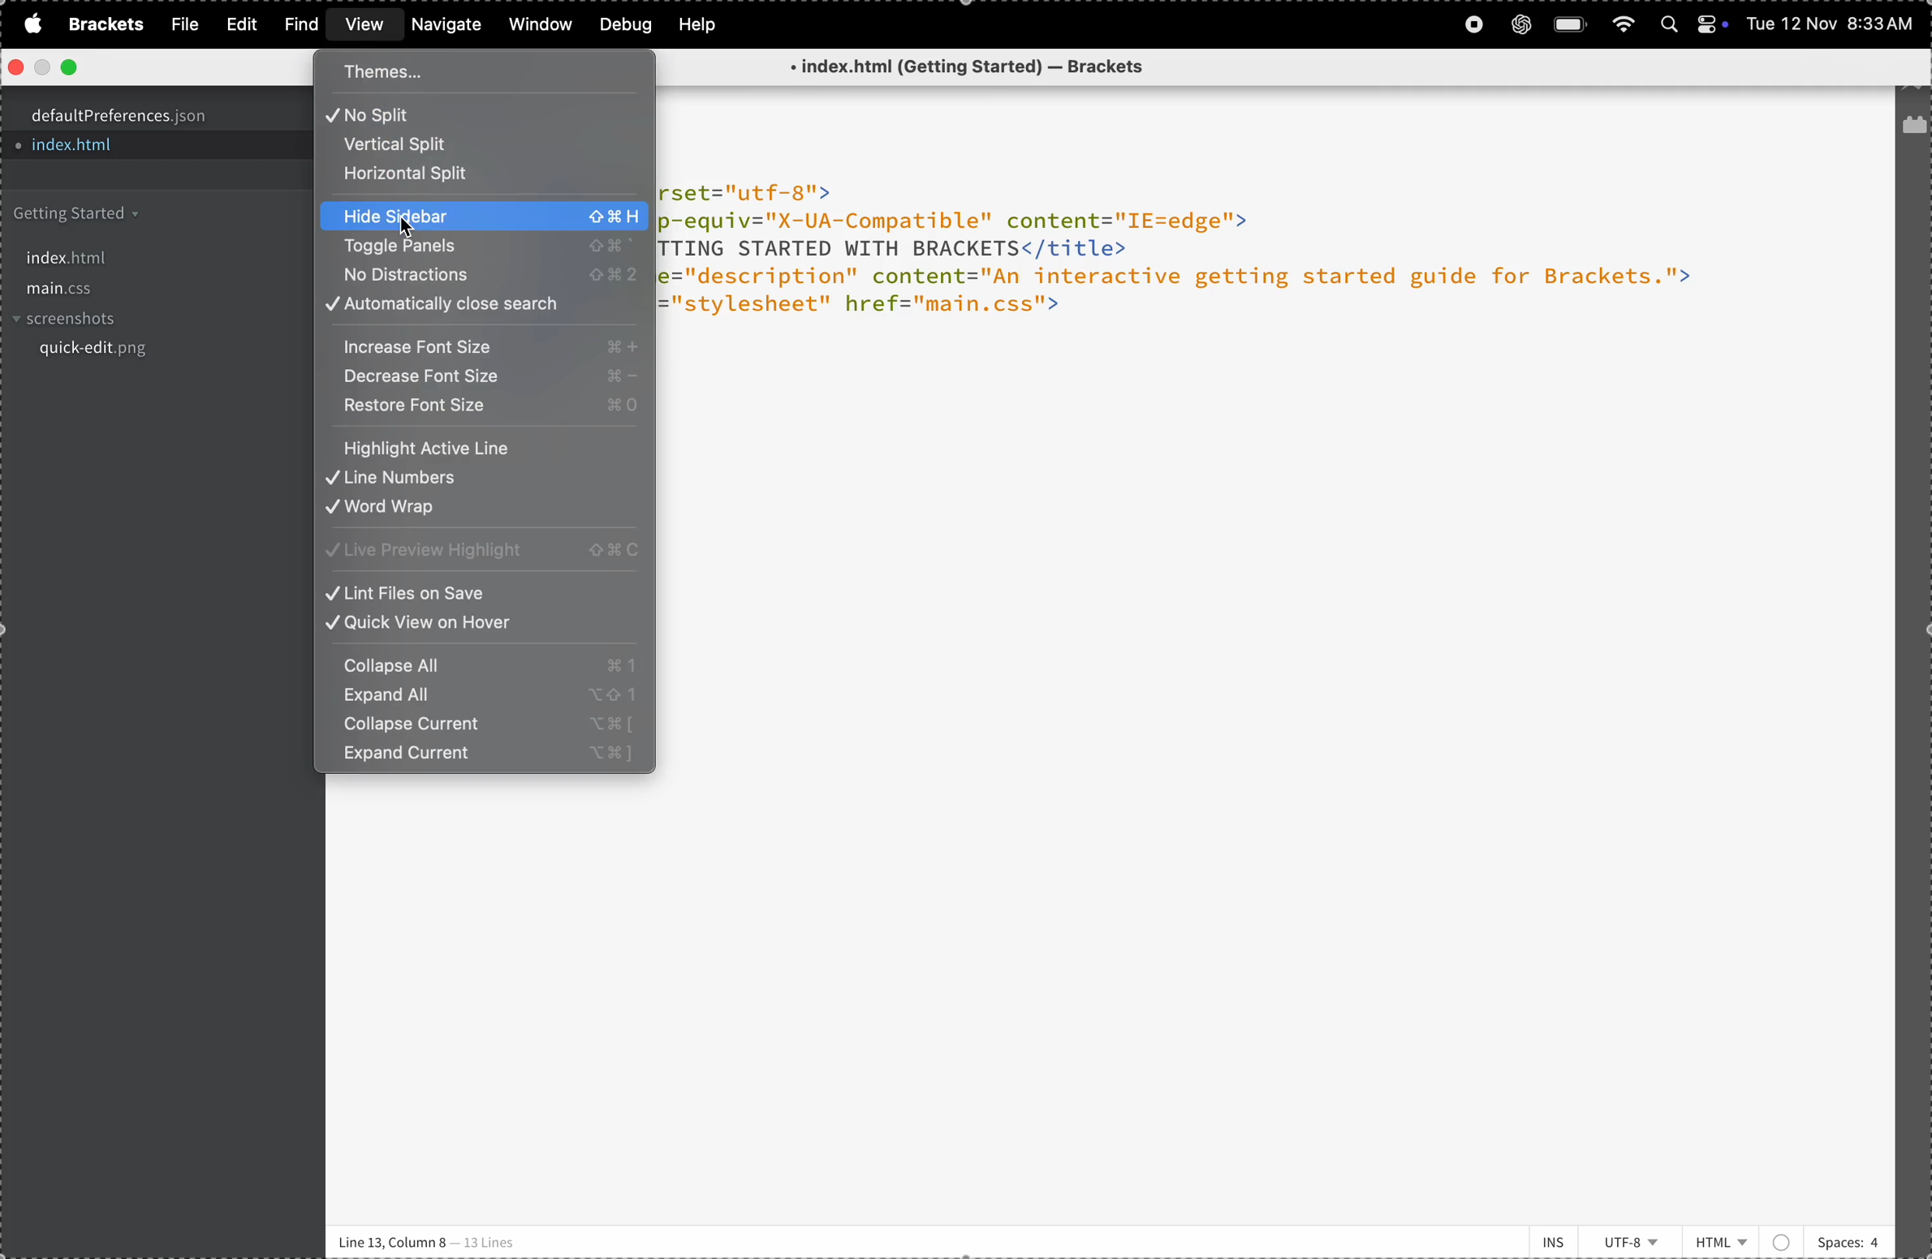  What do you see at coordinates (537, 24) in the screenshot?
I see `window` at bounding box center [537, 24].